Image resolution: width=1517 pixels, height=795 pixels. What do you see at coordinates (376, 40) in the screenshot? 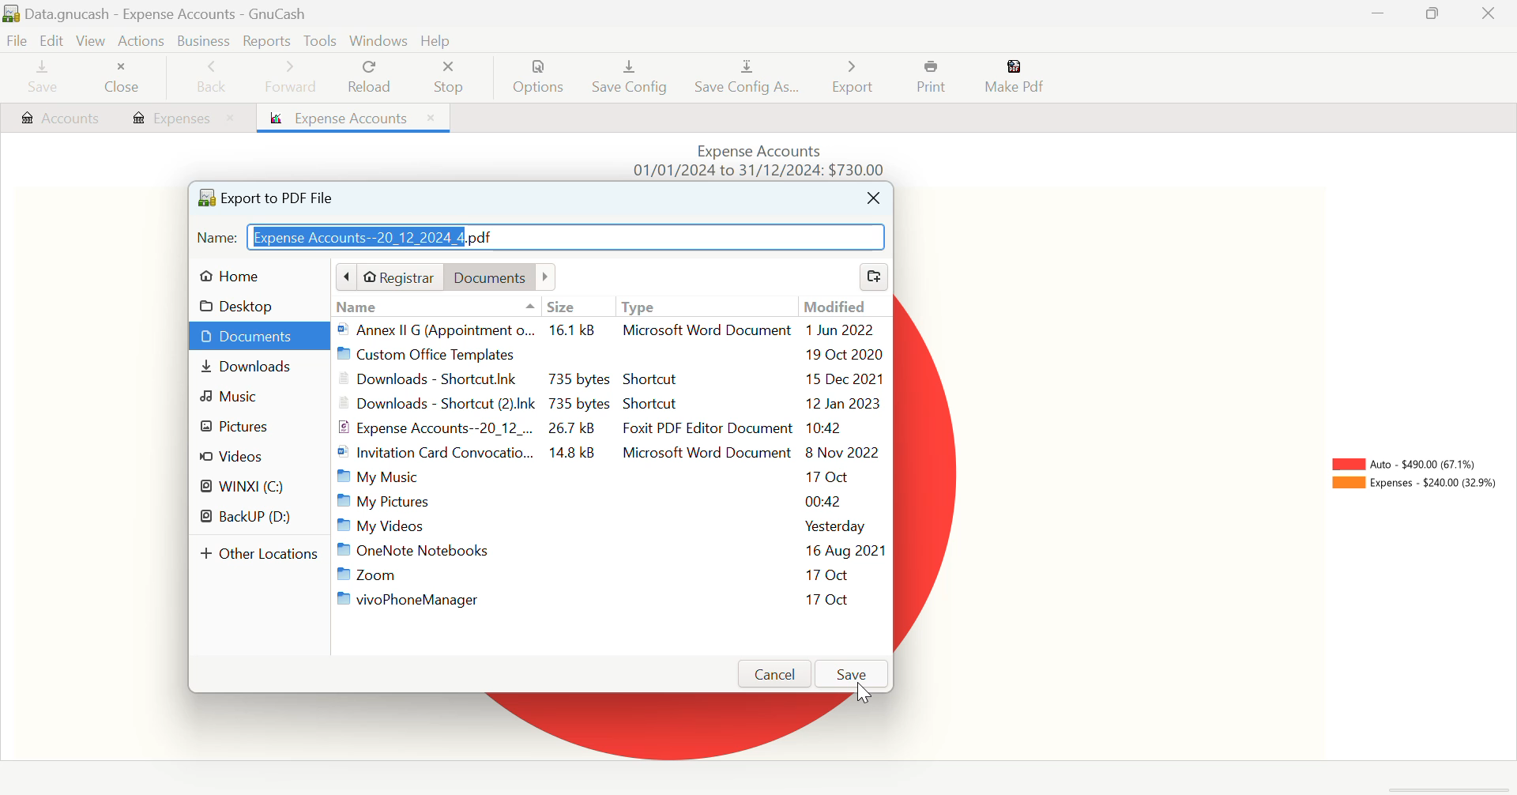
I see `Windows` at bounding box center [376, 40].